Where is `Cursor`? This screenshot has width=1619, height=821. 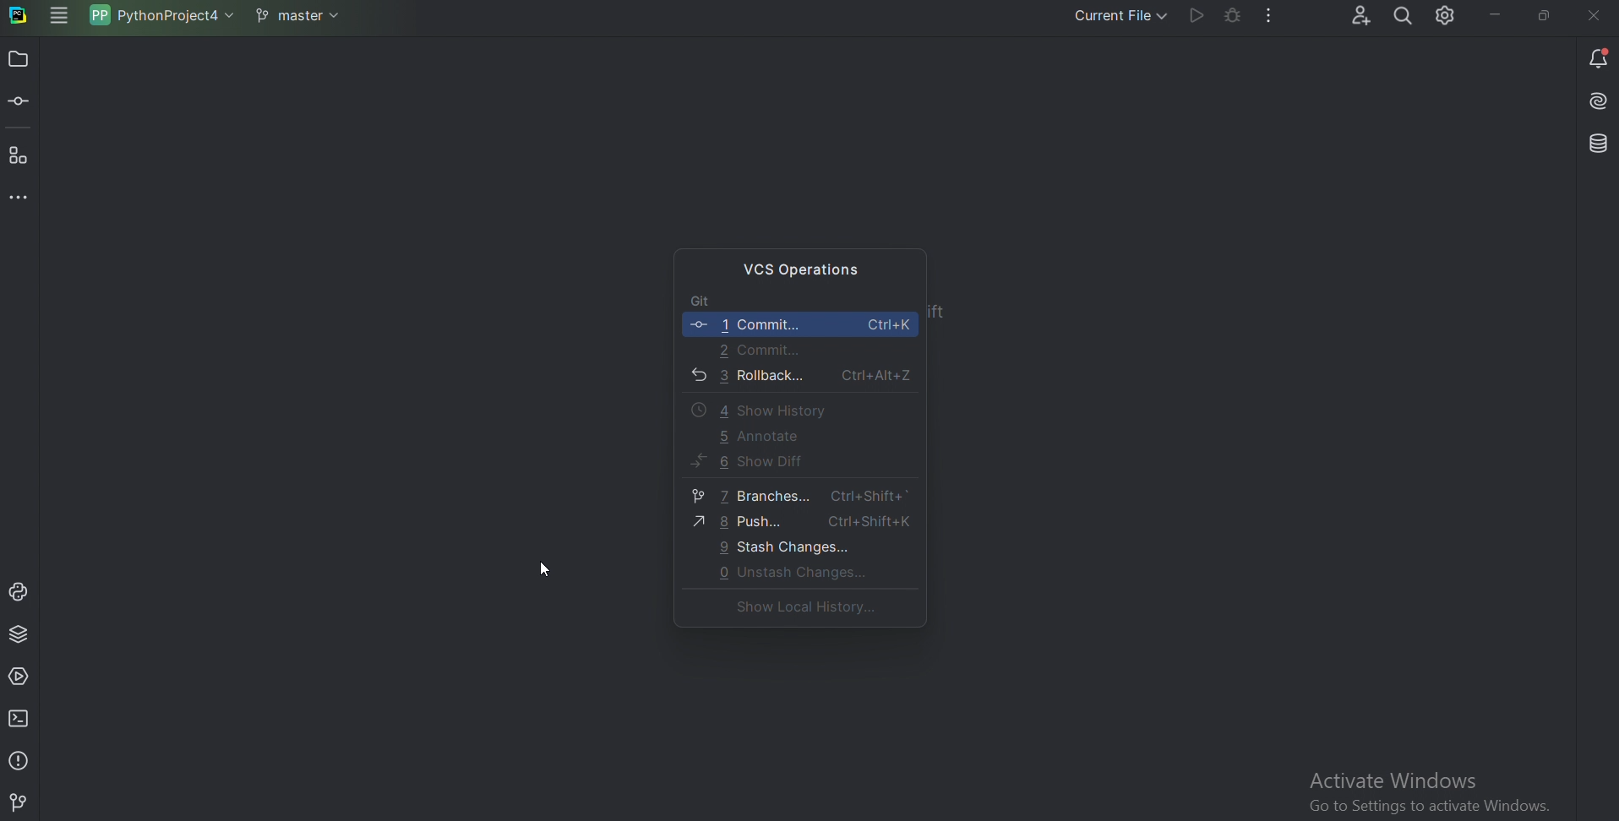 Cursor is located at coordinates (548, 572).